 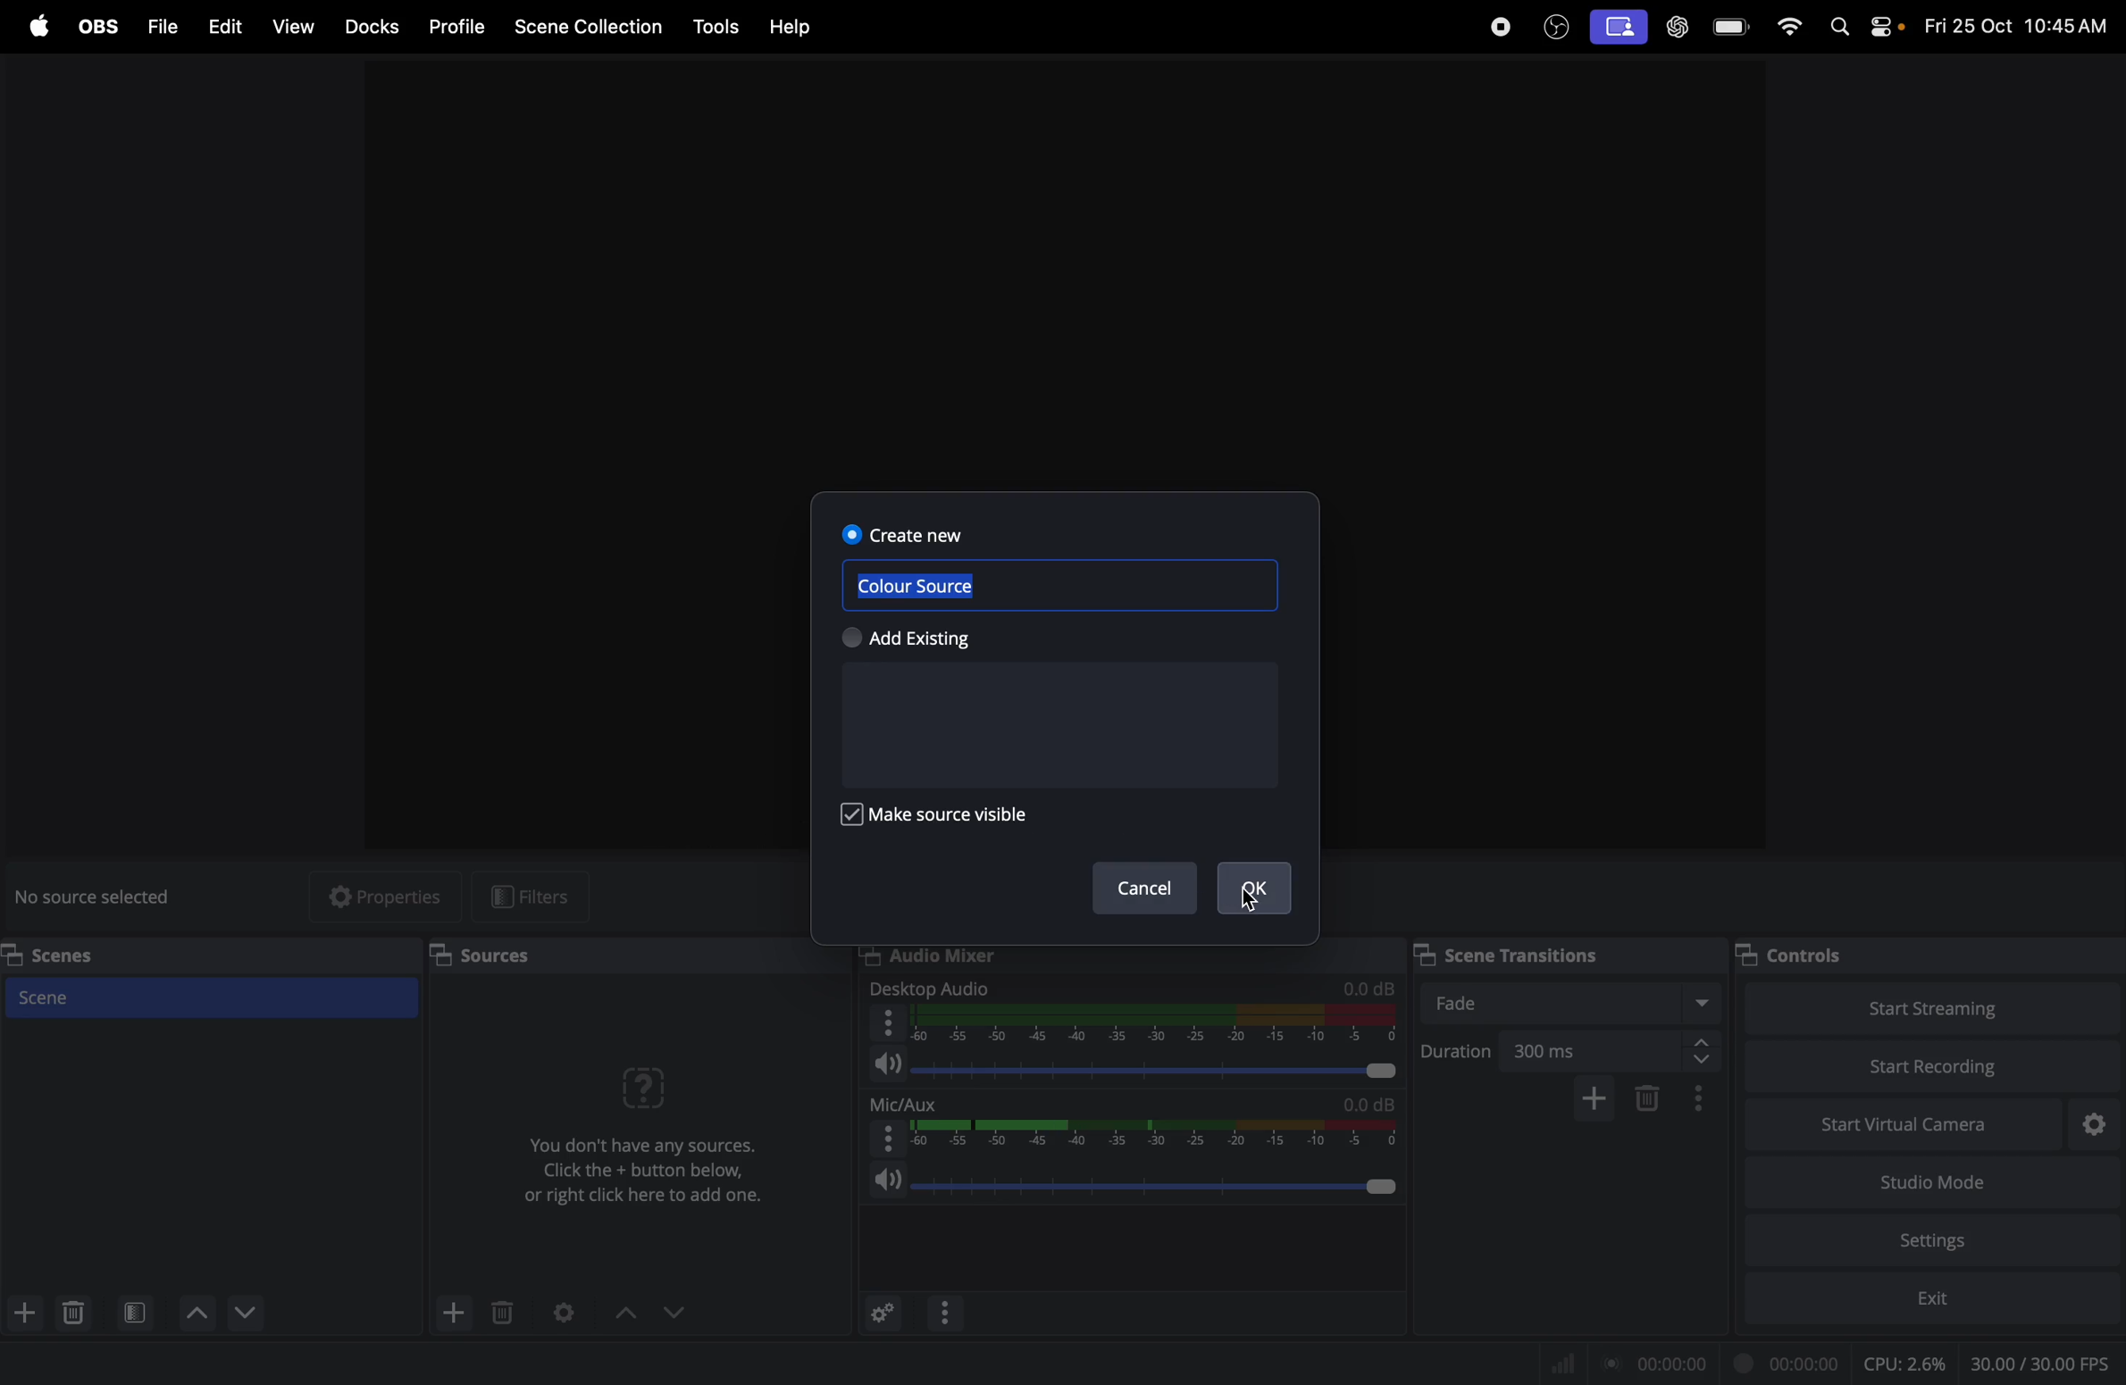 I want to click on open scene filter, so click(x=138, y=1312).